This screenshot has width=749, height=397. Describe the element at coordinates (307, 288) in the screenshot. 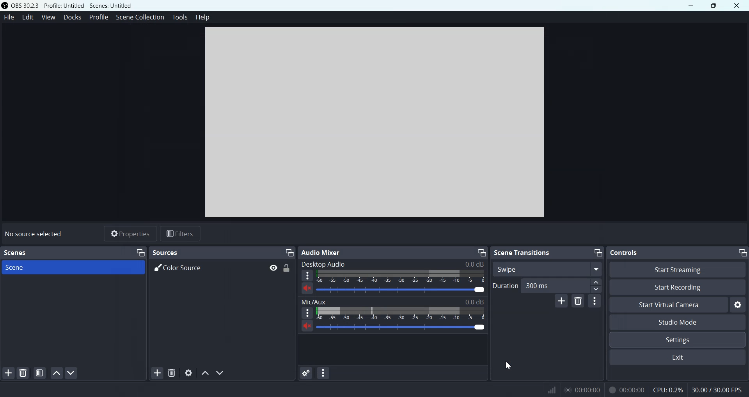

I see `Mute/ Unmute` at that location.